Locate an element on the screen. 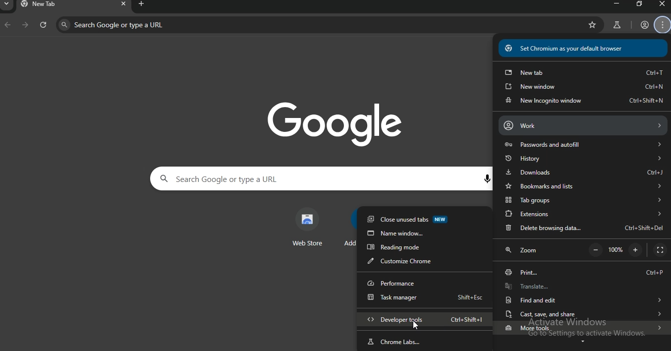 This screenshot has width=671, height=351. search tab is located at coordinates (7, 4).